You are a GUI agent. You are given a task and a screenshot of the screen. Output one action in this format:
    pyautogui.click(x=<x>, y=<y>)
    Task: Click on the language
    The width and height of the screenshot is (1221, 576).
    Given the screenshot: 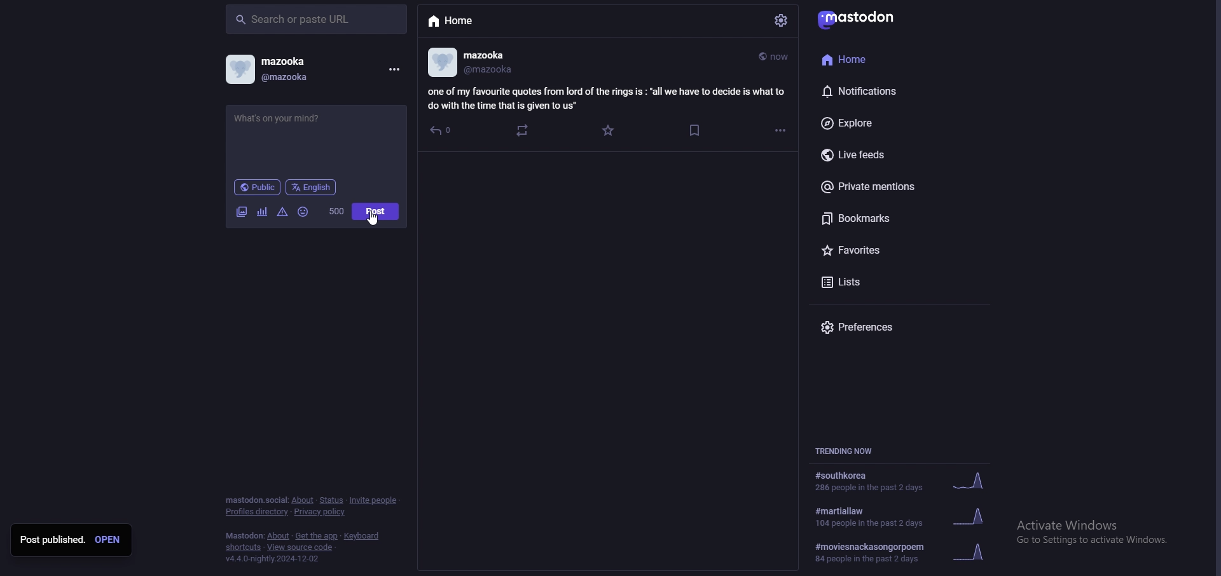 What is the action you would take?
    pyautogui.click(x=312, y=188)
    